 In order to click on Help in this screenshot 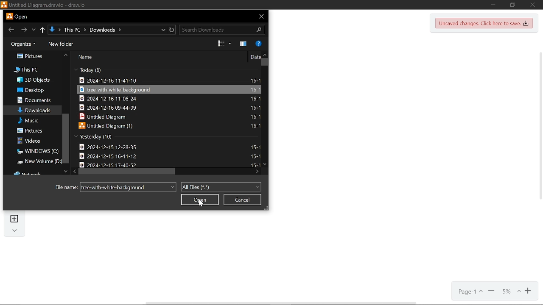, I will do `click(260, 44)`.